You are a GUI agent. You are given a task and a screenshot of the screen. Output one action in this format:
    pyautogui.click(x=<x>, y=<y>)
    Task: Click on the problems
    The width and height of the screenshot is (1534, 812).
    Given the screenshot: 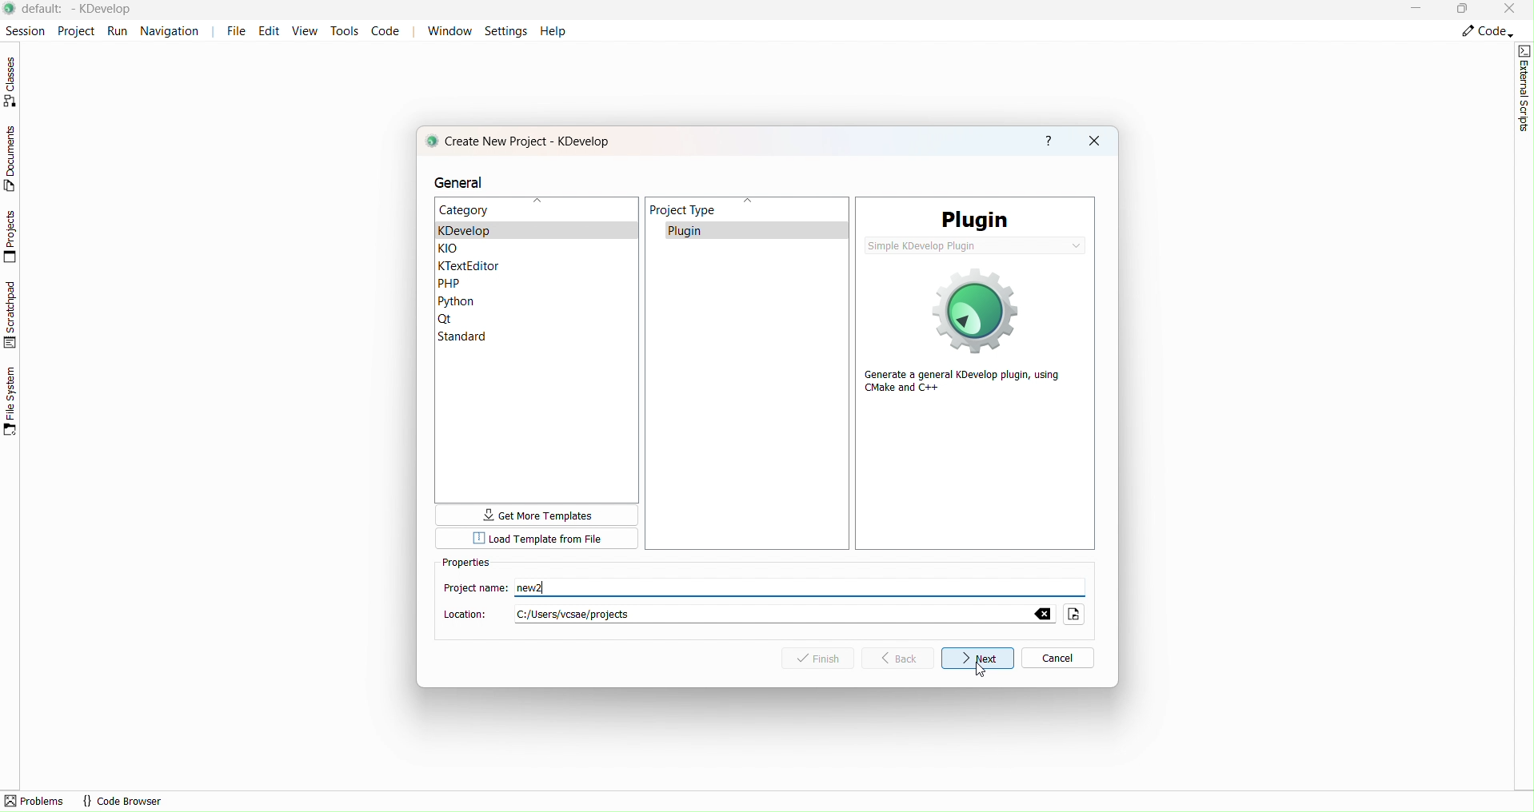 What is the action you would take?
    pyautogui.click(x=35, y=801)
    